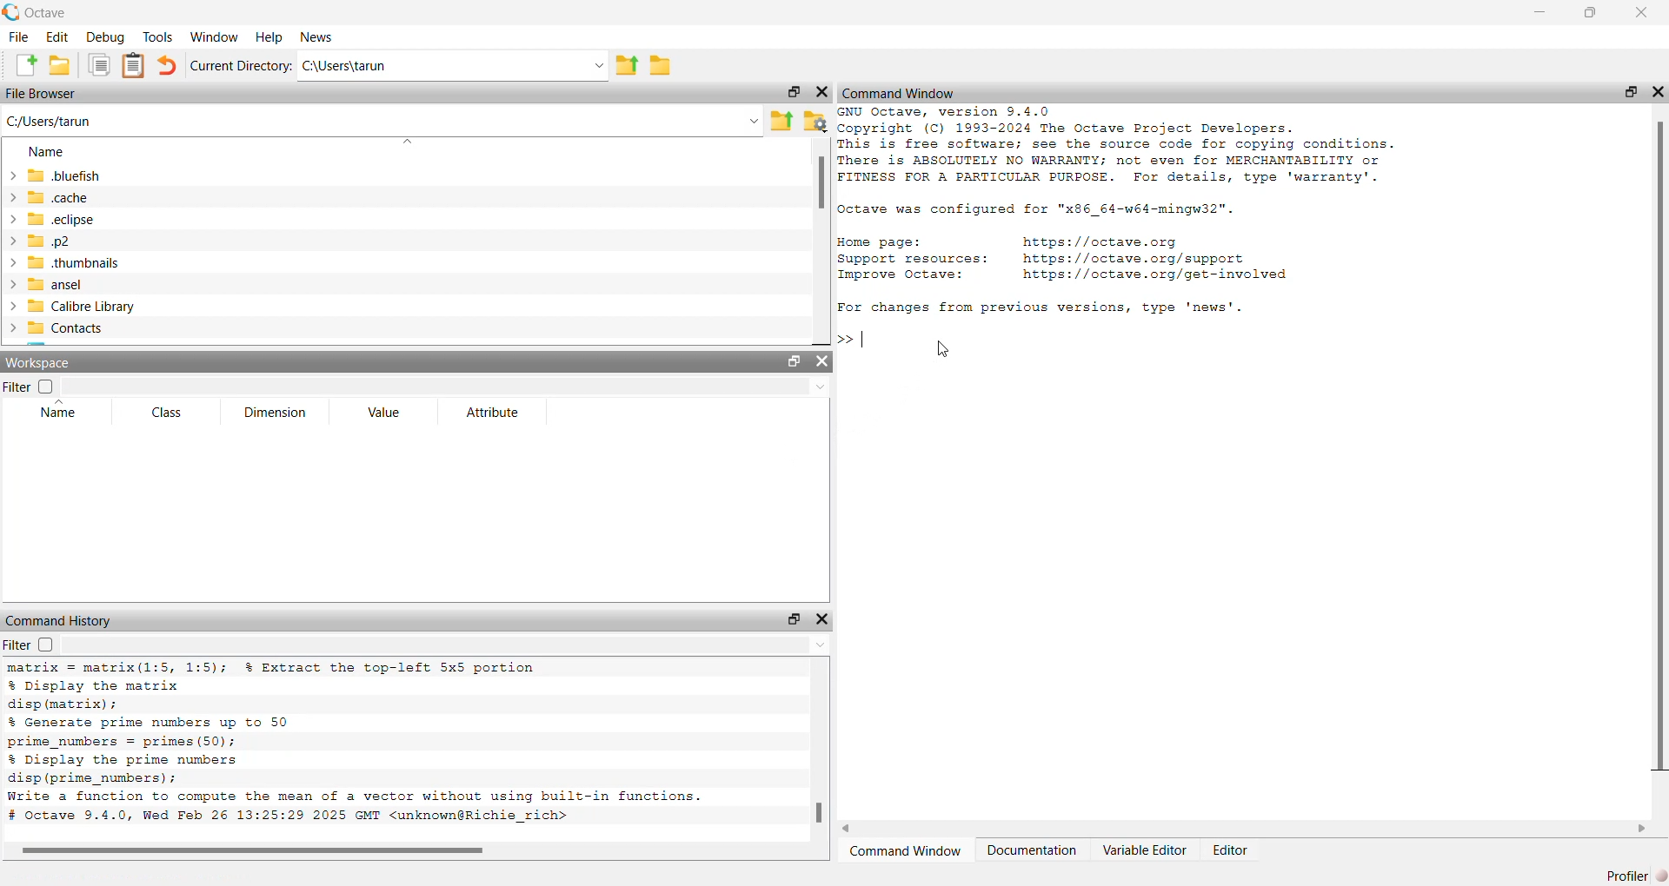 This screenshot has height=886, width=1669. I want to click on .p2, so click(50, 241).